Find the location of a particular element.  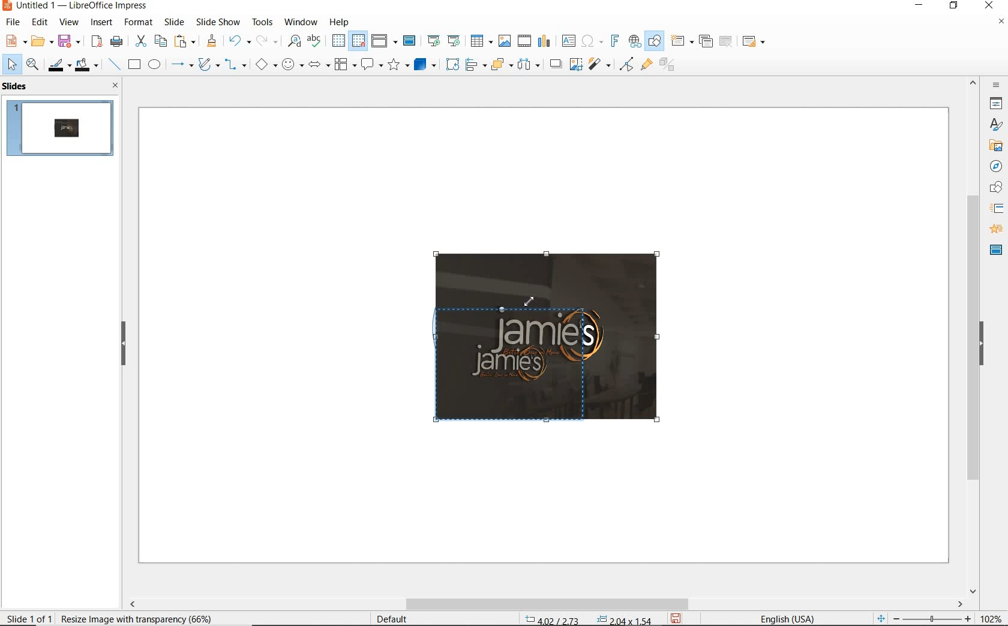

ellipse is located at coordinates (154, 65).